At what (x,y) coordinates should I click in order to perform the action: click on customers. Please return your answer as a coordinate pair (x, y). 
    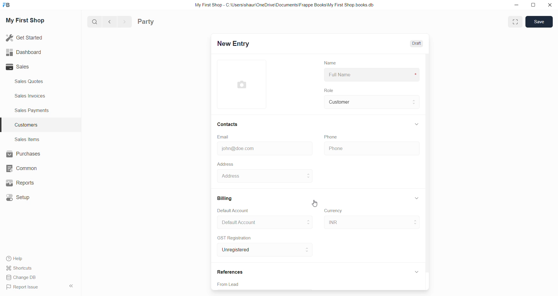
    Looking at the image, I should click on (31, 125).